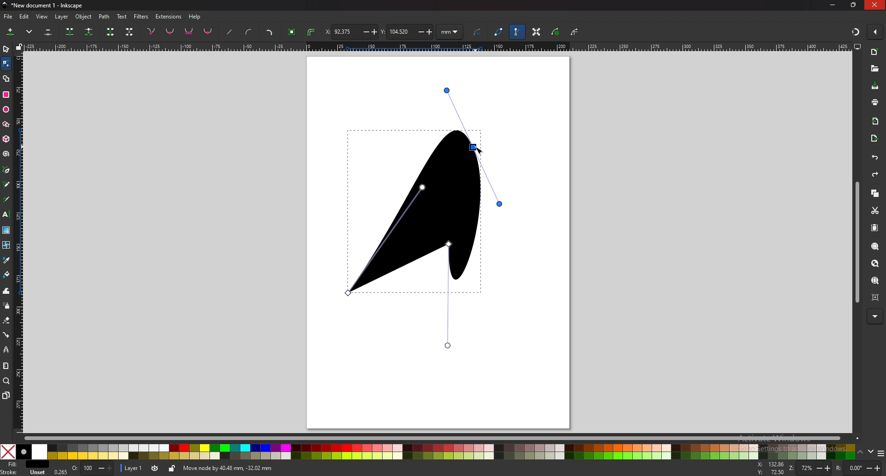  What do you see at coordinates (427, 217) in the screenshot?
I see `drawing` at bounding box center [427, 217].